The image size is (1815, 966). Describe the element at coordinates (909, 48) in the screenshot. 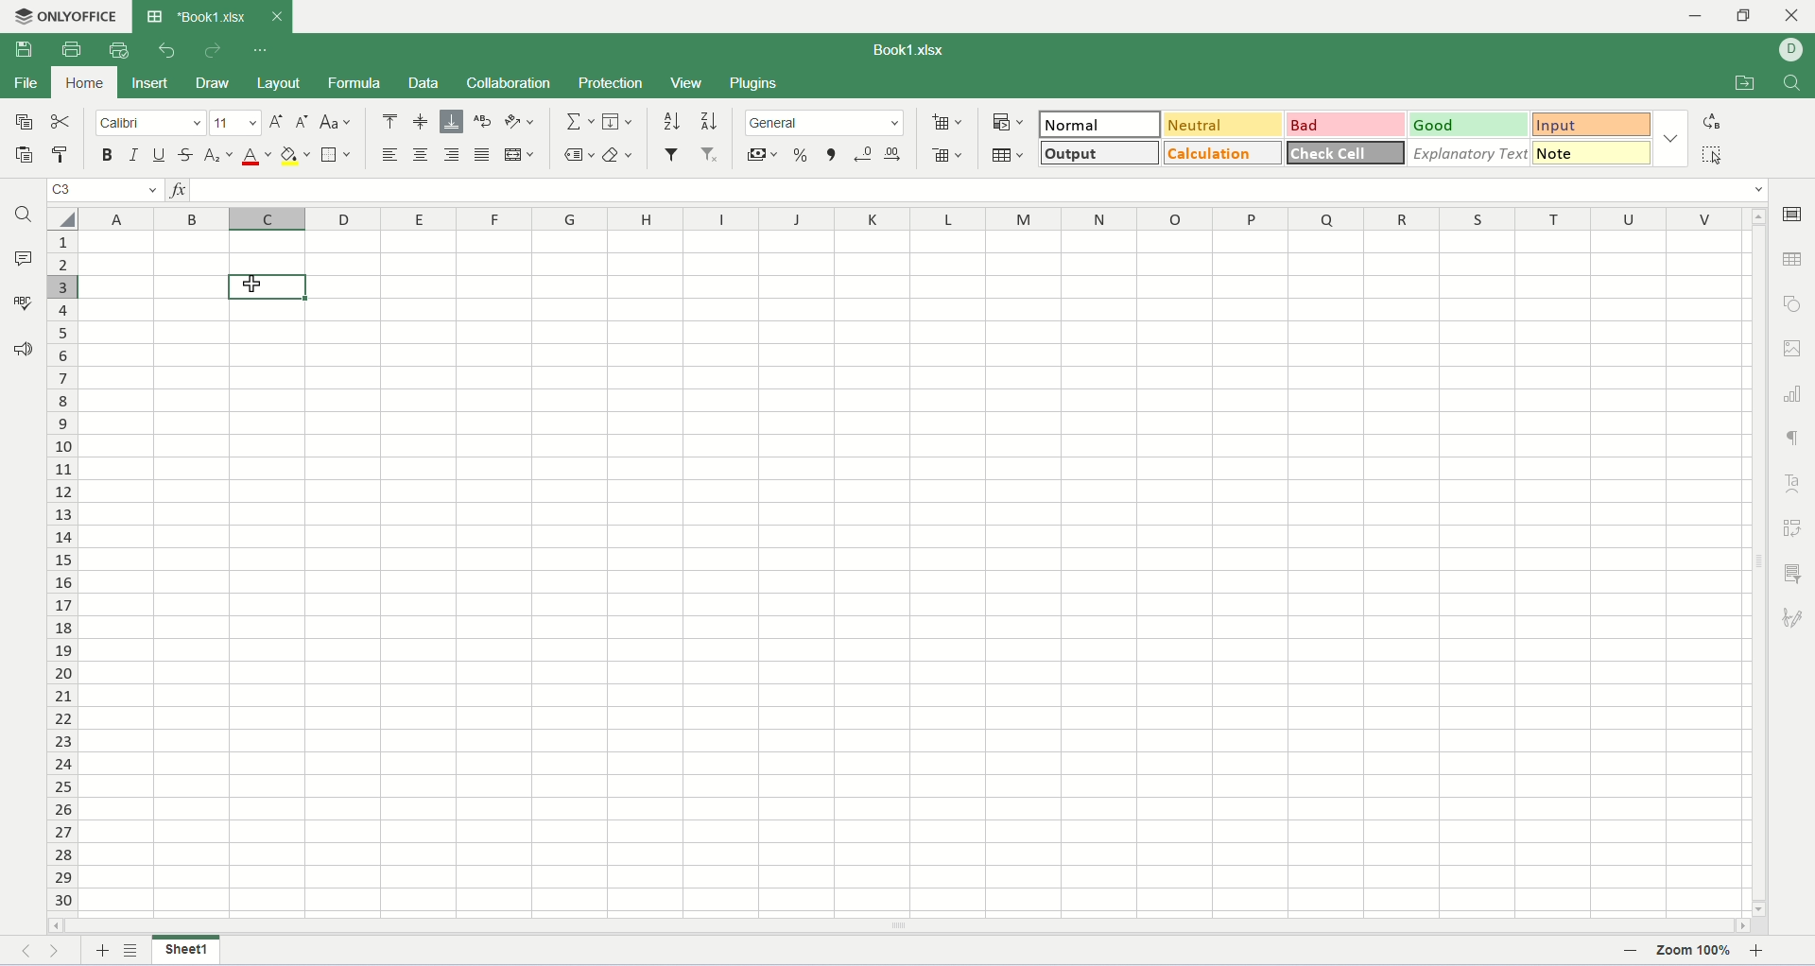

I see `Book1.xlsx` at that location.